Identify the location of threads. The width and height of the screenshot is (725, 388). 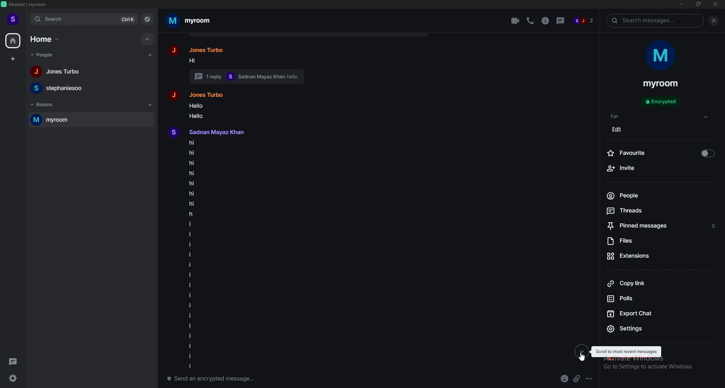
(13, 362).